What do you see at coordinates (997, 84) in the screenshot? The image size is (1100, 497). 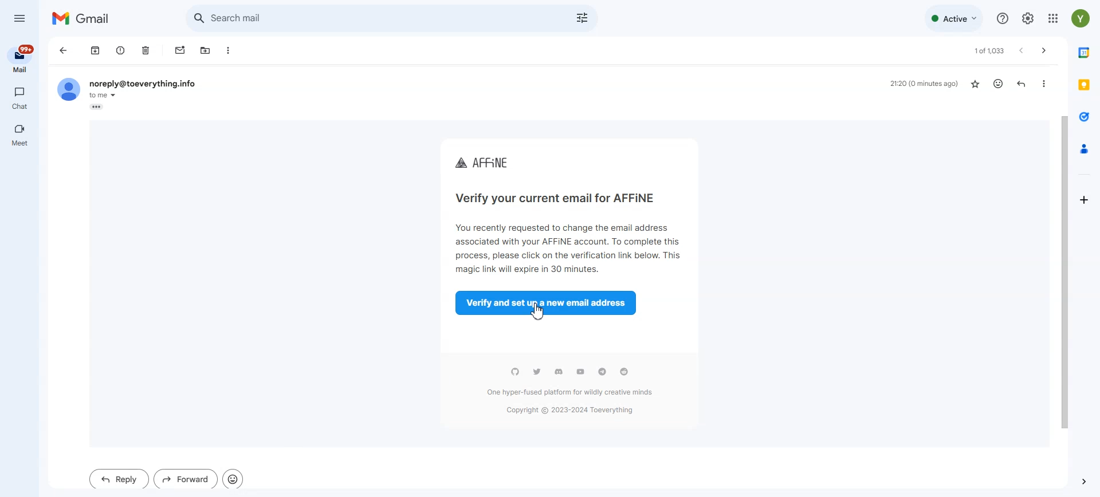 I see `Add reaction` at bounding box center [997, 84].